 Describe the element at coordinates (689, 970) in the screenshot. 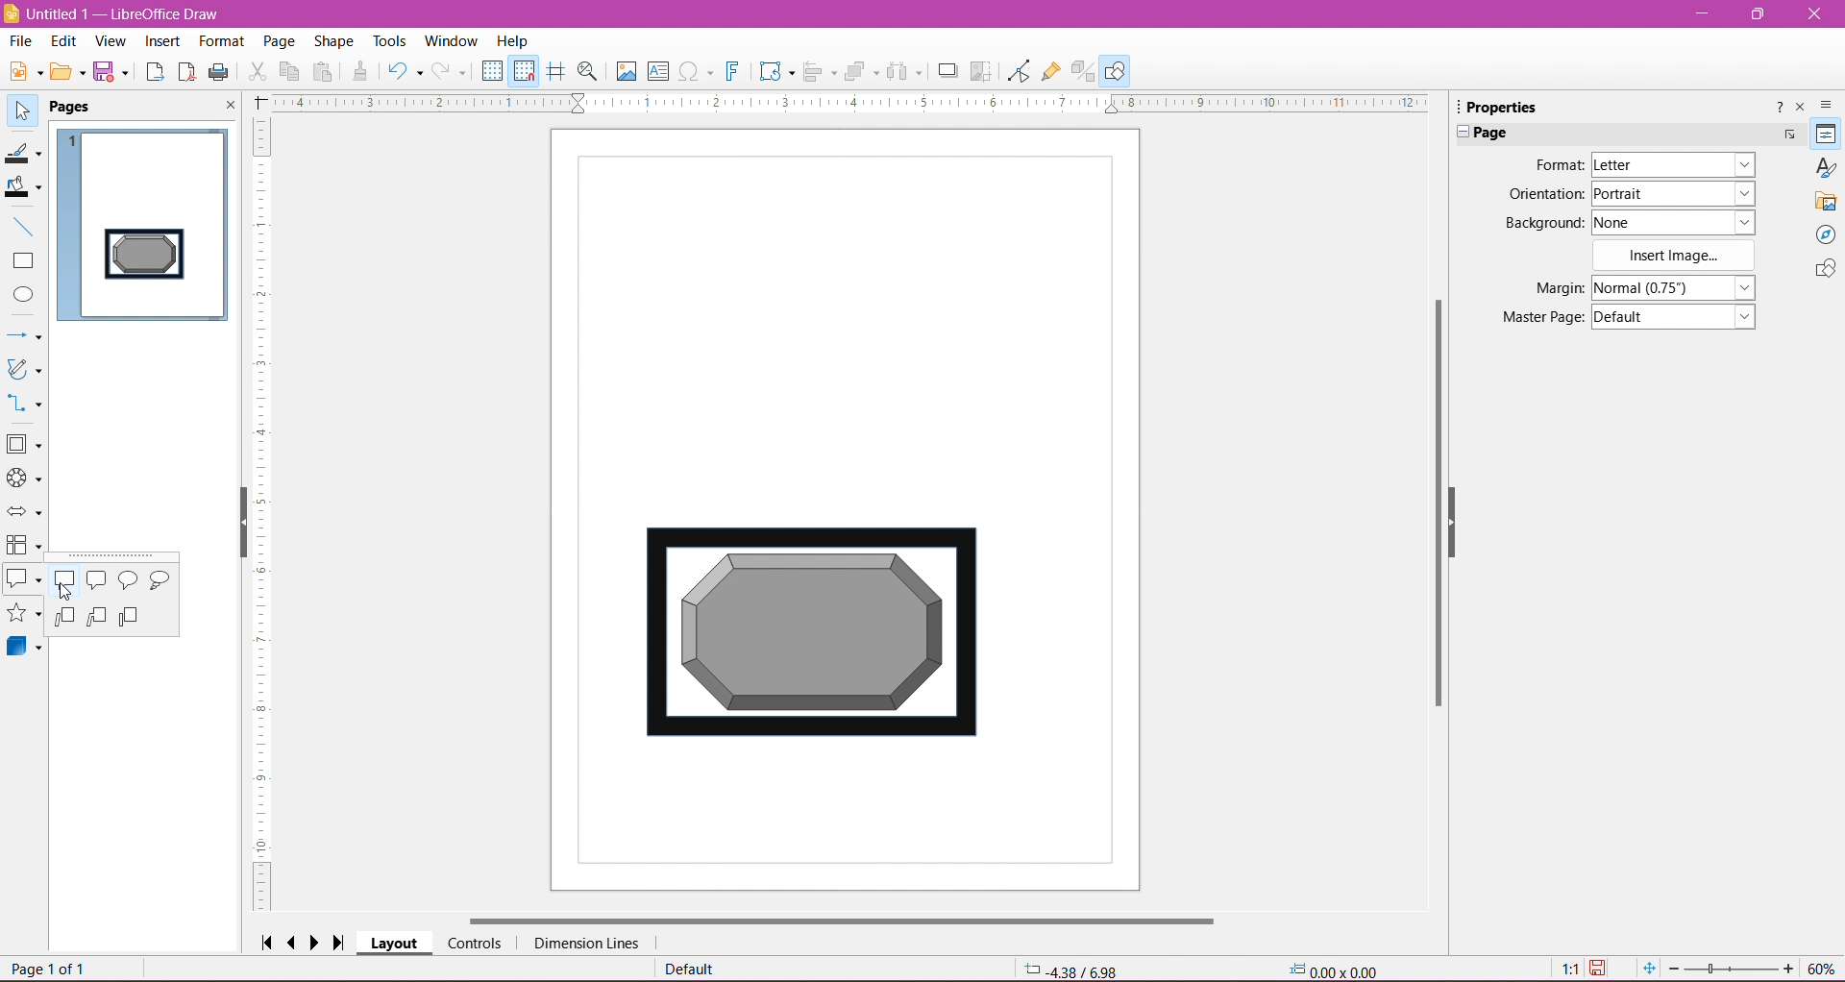

I see `Default` at that location.